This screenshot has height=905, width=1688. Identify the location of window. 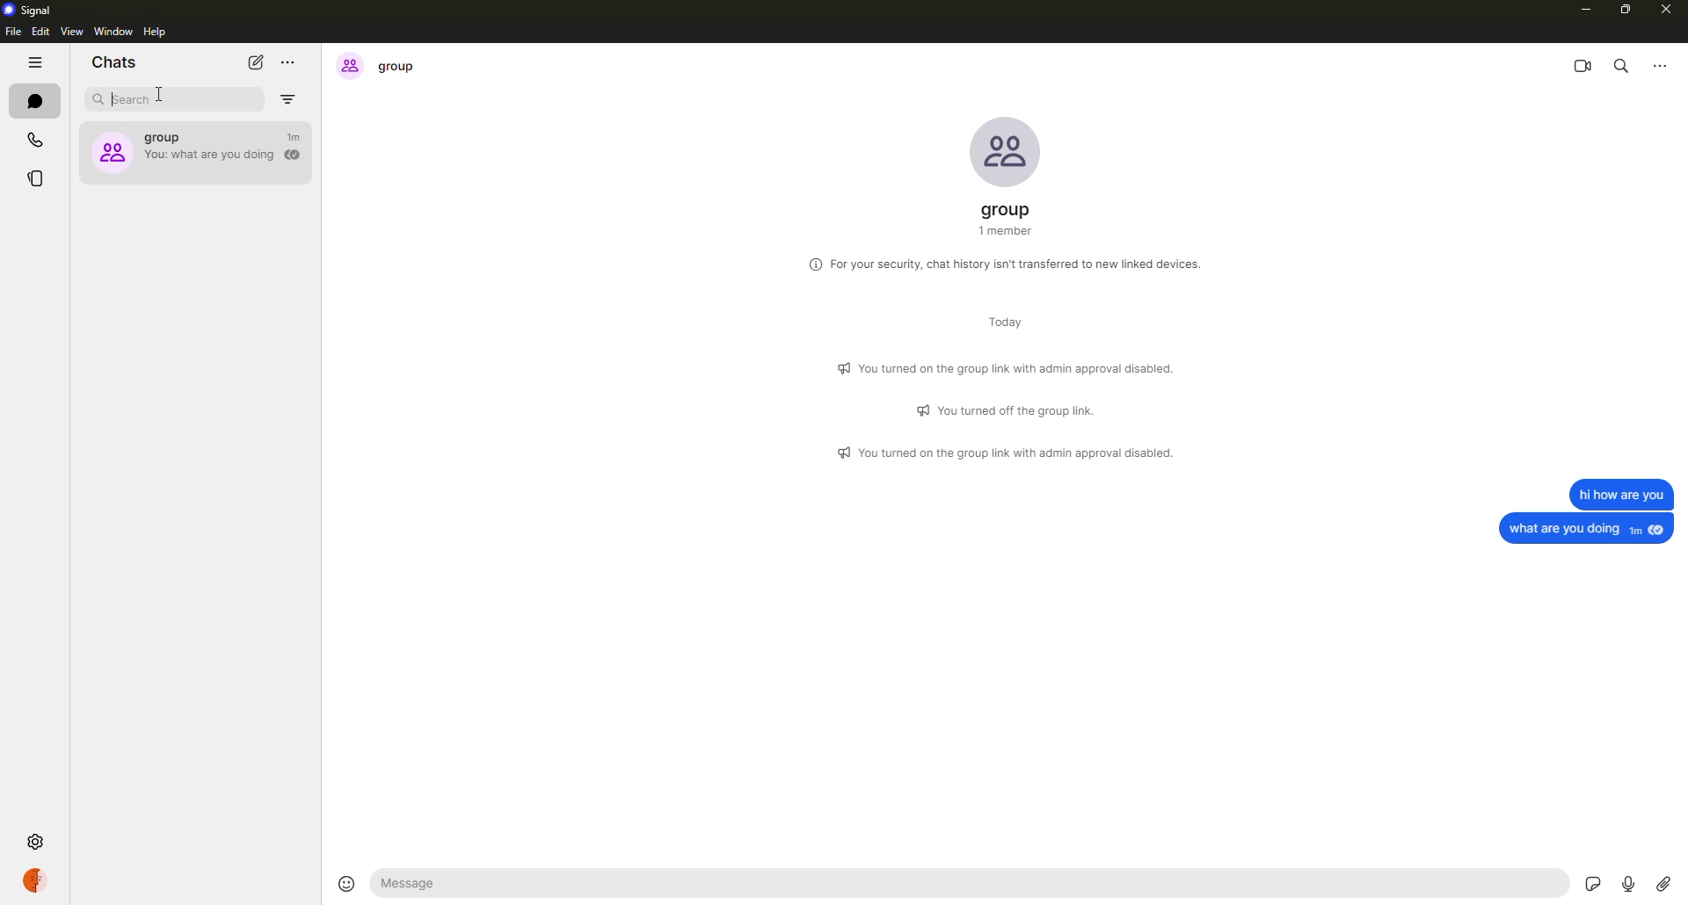
(113, 31).